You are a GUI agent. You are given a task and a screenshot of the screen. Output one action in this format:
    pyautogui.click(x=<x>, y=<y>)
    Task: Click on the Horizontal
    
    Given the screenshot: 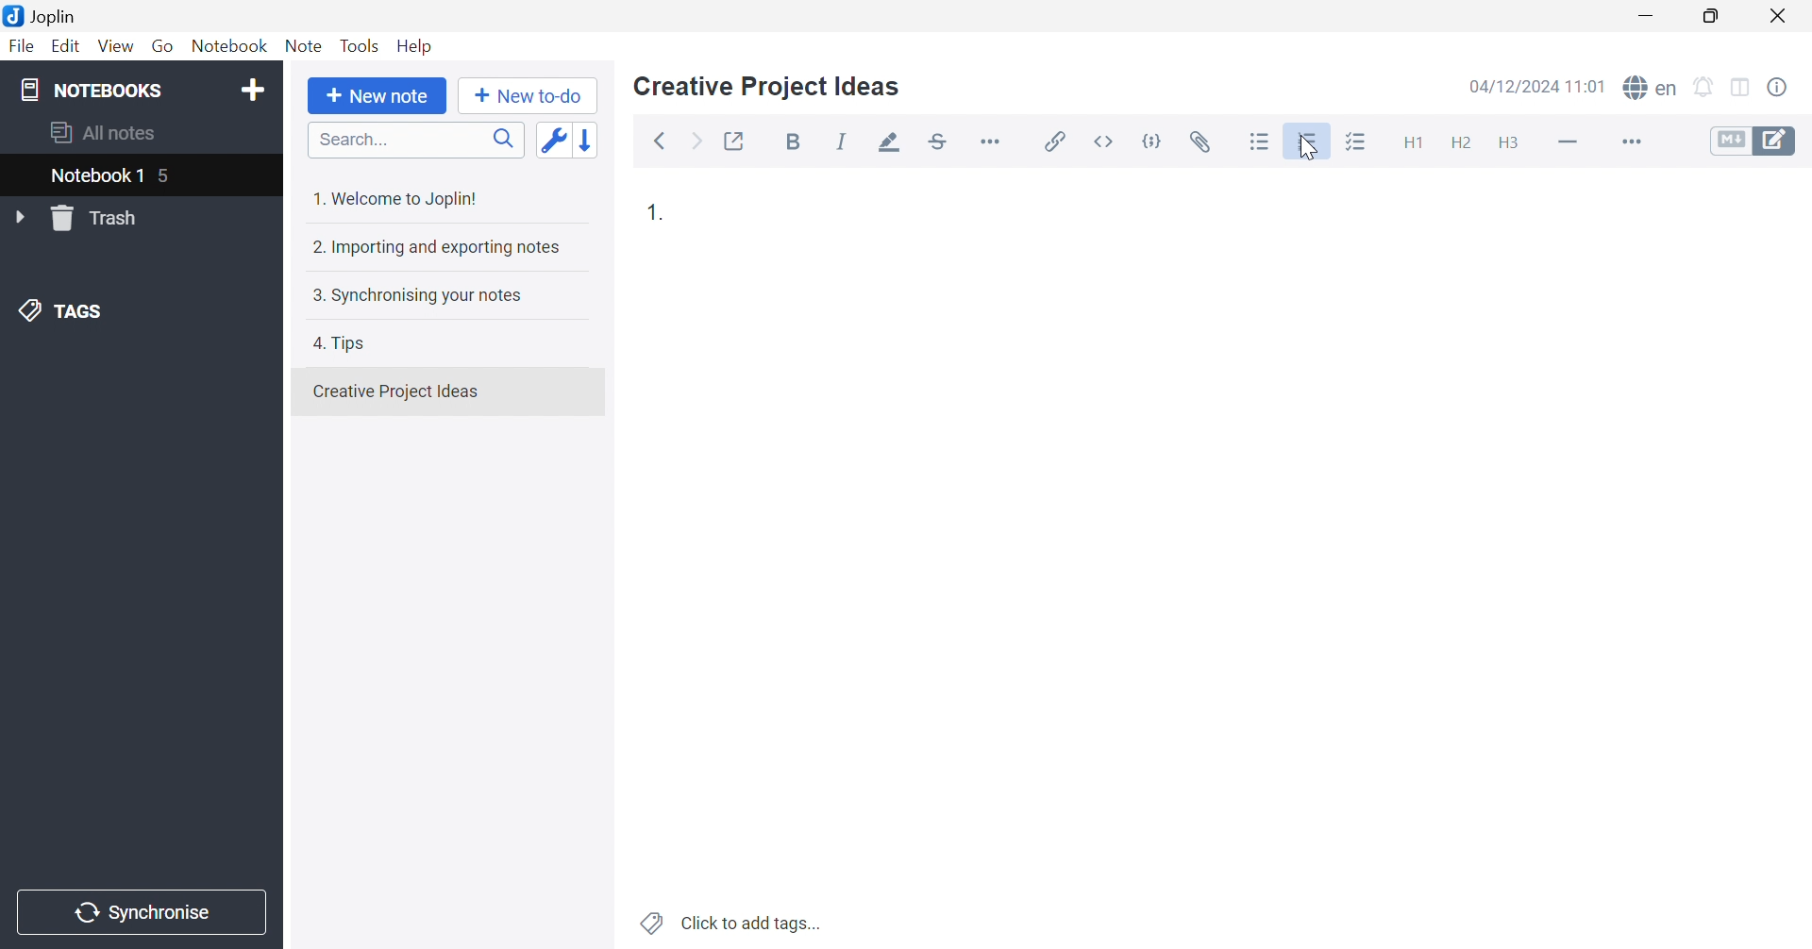 What is the action you would take?
    pyautogui.click(x=996, y=142)
    